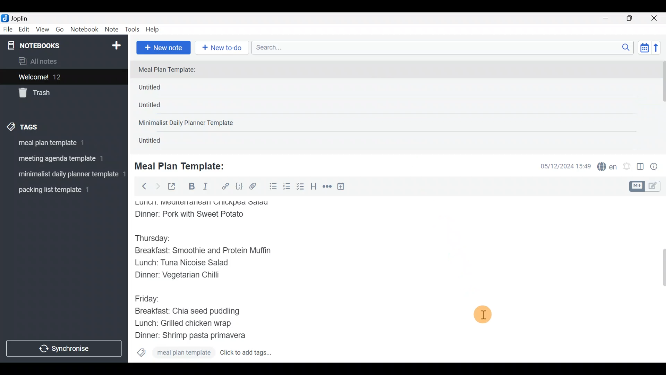 The width and height of the screenshot is (666, 375). What do you see at coordinates (60, 30) in the screenshot?
I see `Go` at bounding box center [60, 30].